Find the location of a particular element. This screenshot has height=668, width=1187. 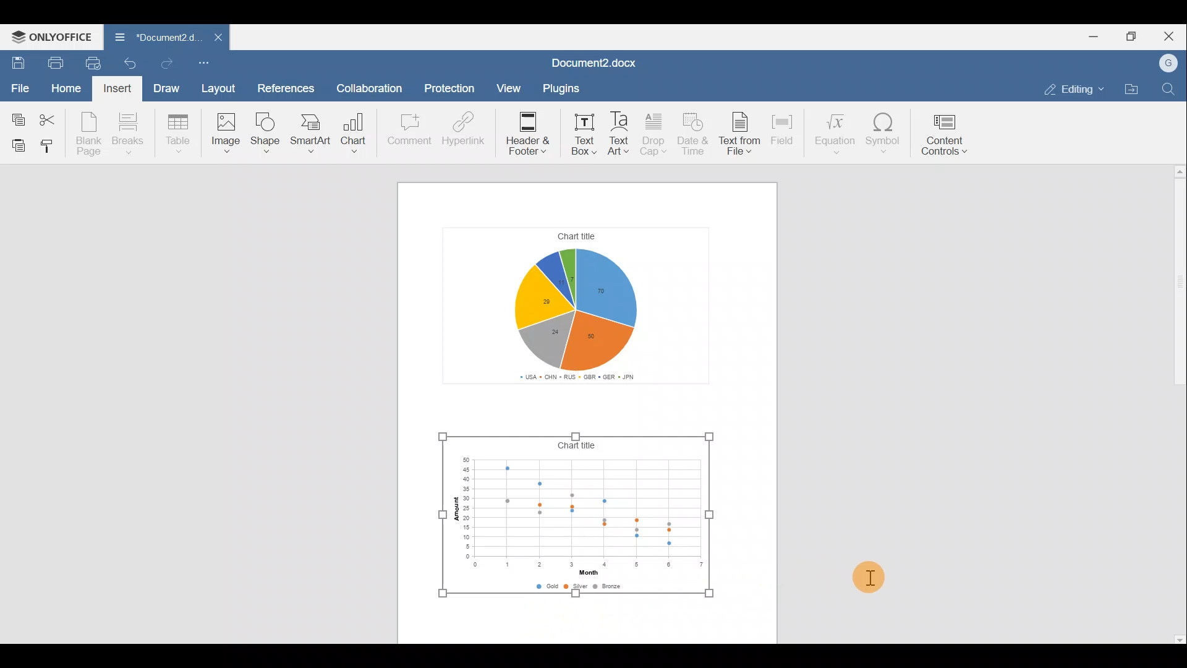

ONLYOFFICE Menu is located at coordinates (51, 36).